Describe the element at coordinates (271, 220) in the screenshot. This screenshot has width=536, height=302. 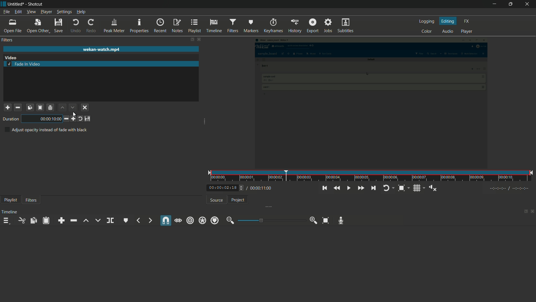
I see `adjustment bar` at that location.